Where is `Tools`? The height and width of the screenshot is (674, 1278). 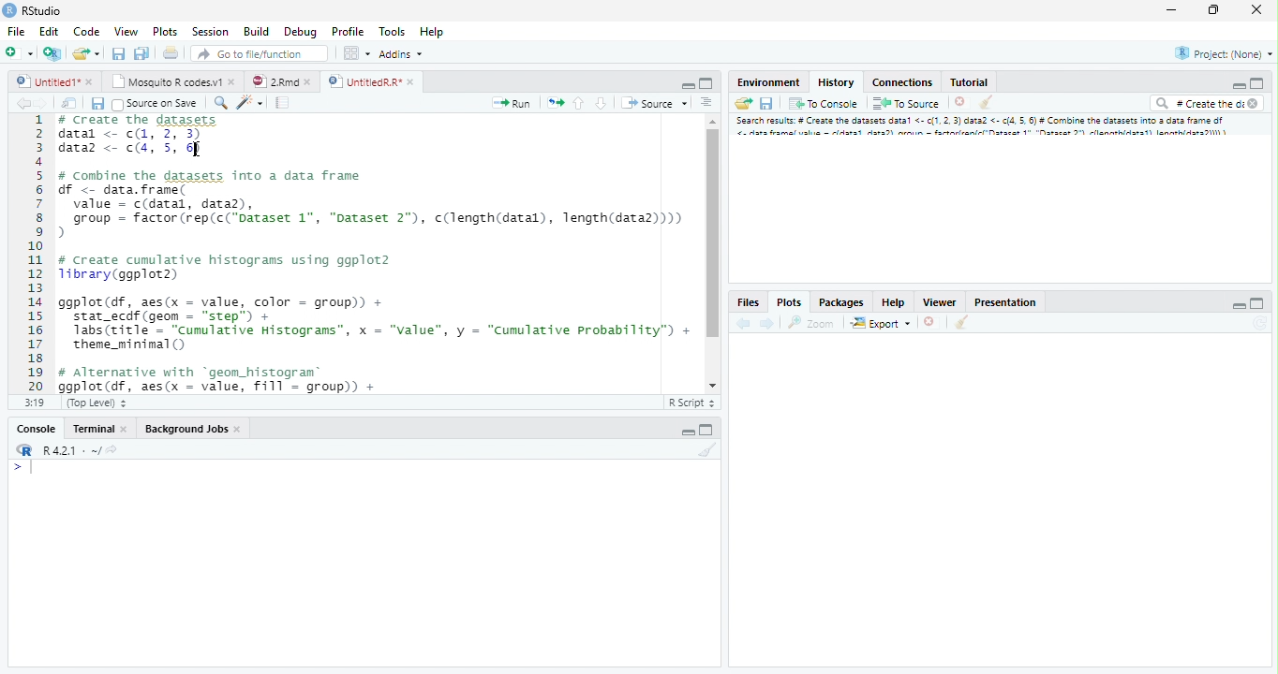
Tools is located at coordinates (394, 33).